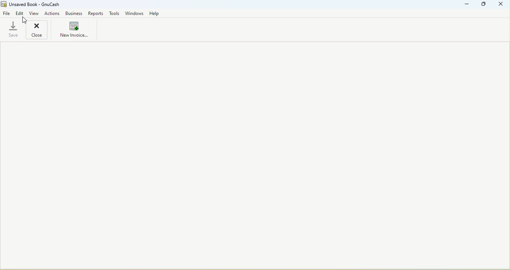 This screenshot has width=510, height=270. What do you see at coordinates (115, 13) in the screenshot?
I see `Tools` at bounding box center [115, 13].